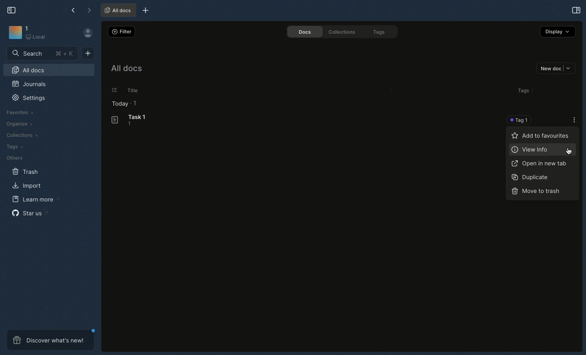 This screenshot has height=355, width=586. What do you see at coordinates (27, 185) in the screenshot?
I see `Import` at bounding box center [27, 185].